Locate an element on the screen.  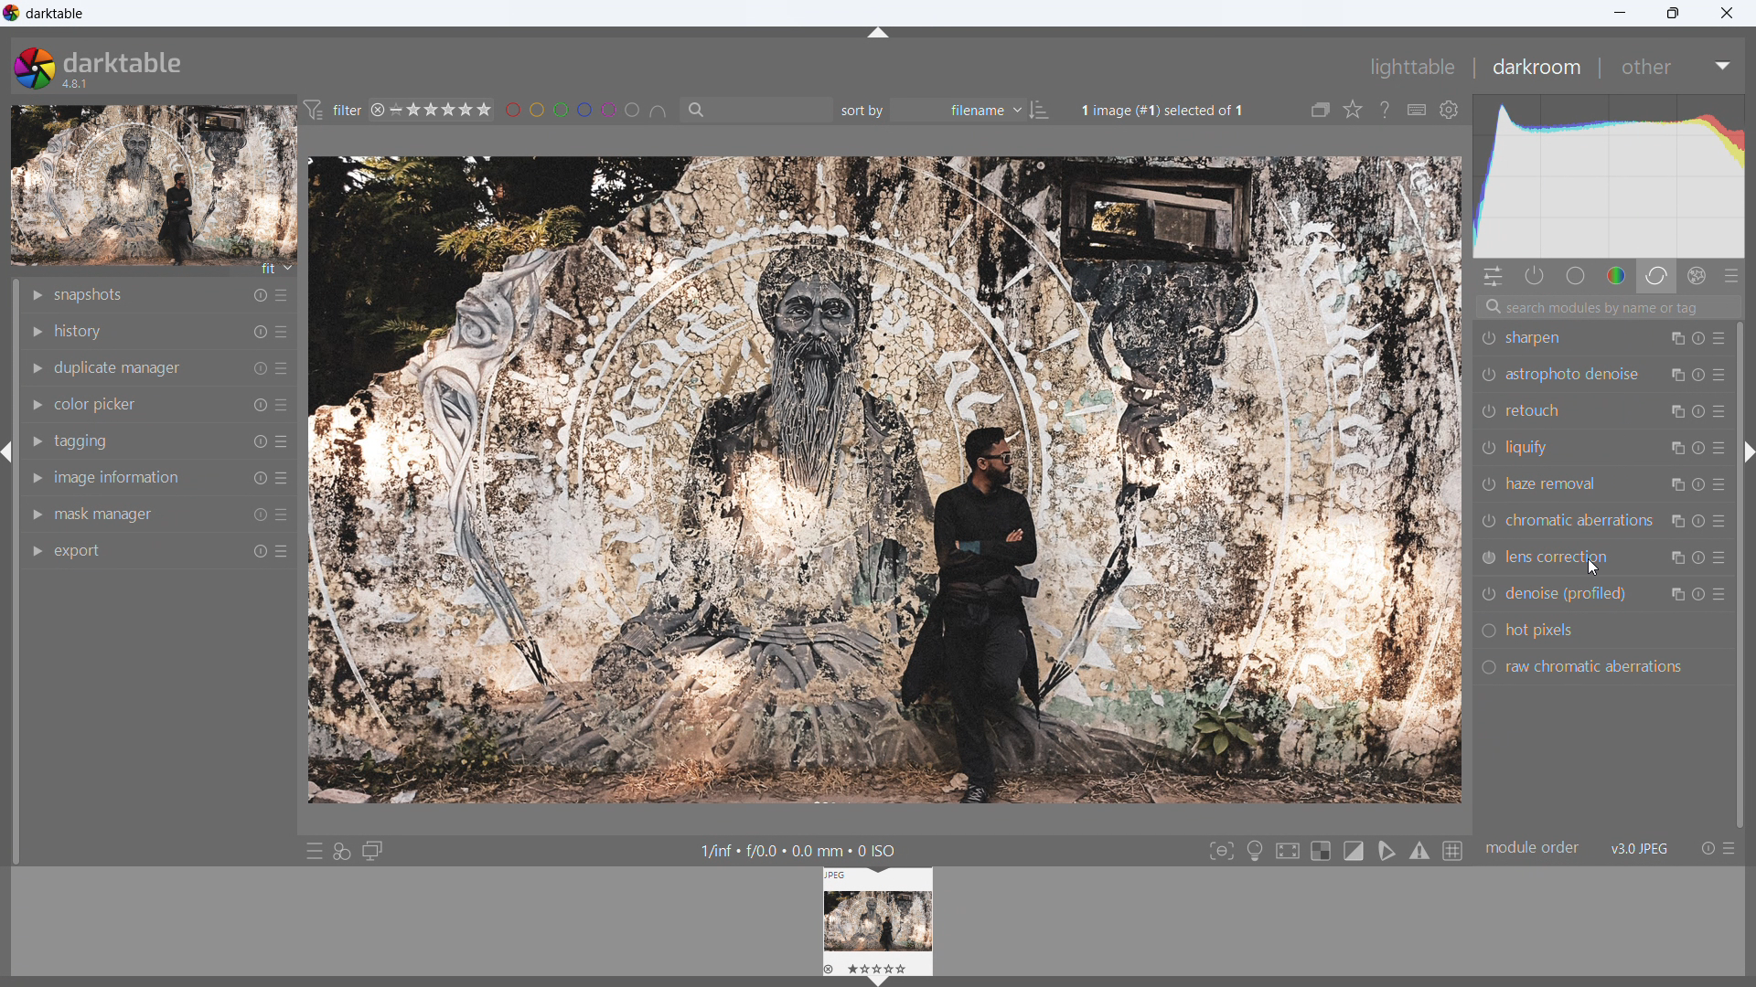
more options is located at coordinates (284, 329).